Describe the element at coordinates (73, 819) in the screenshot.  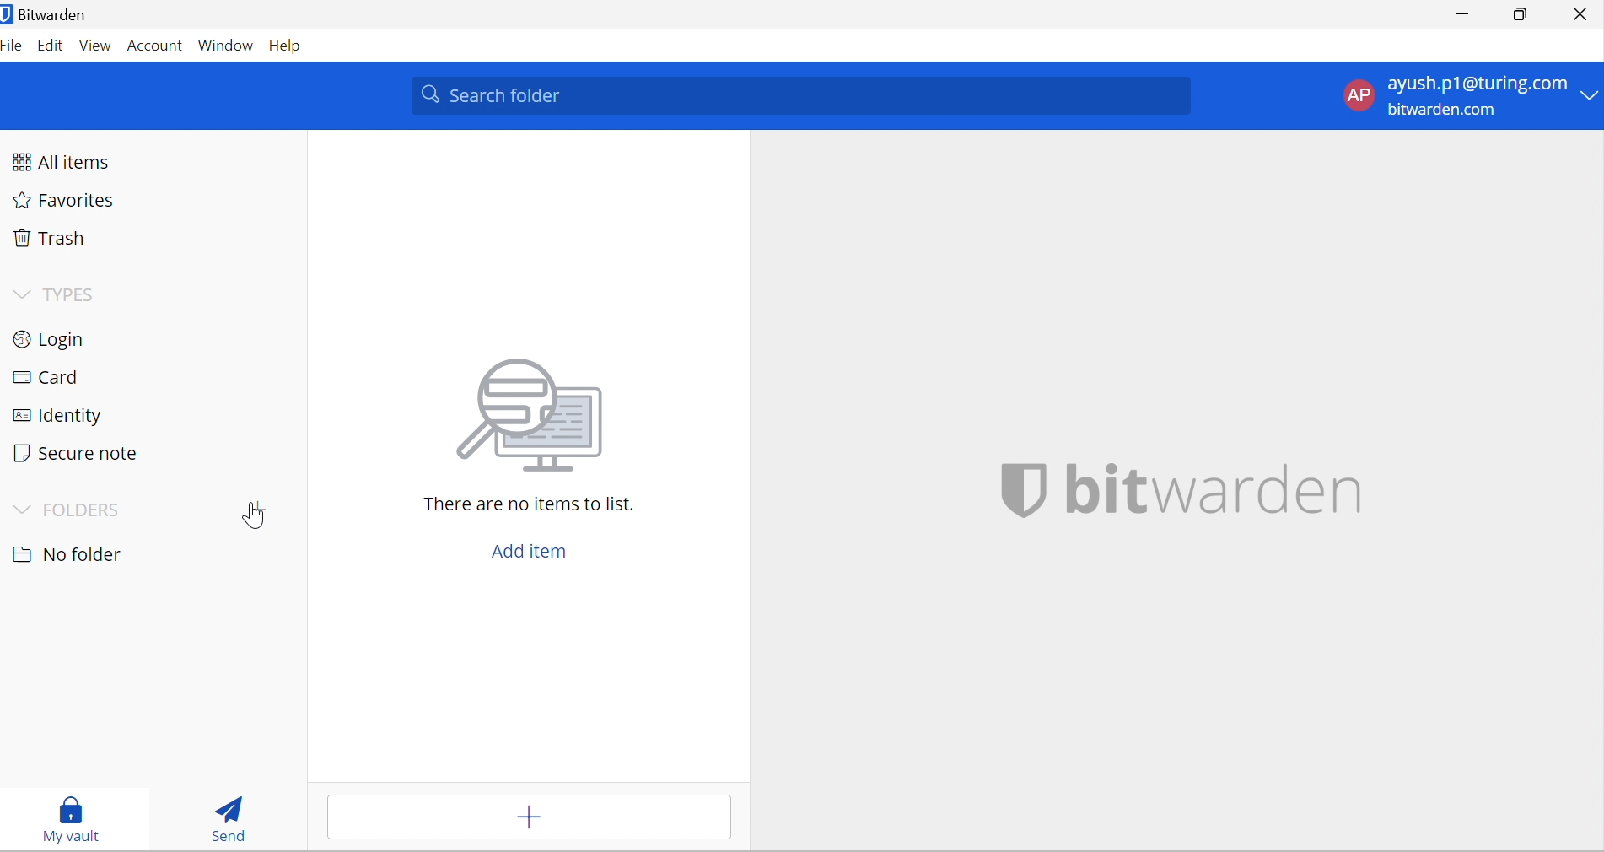
I see `My Vault` at that location.